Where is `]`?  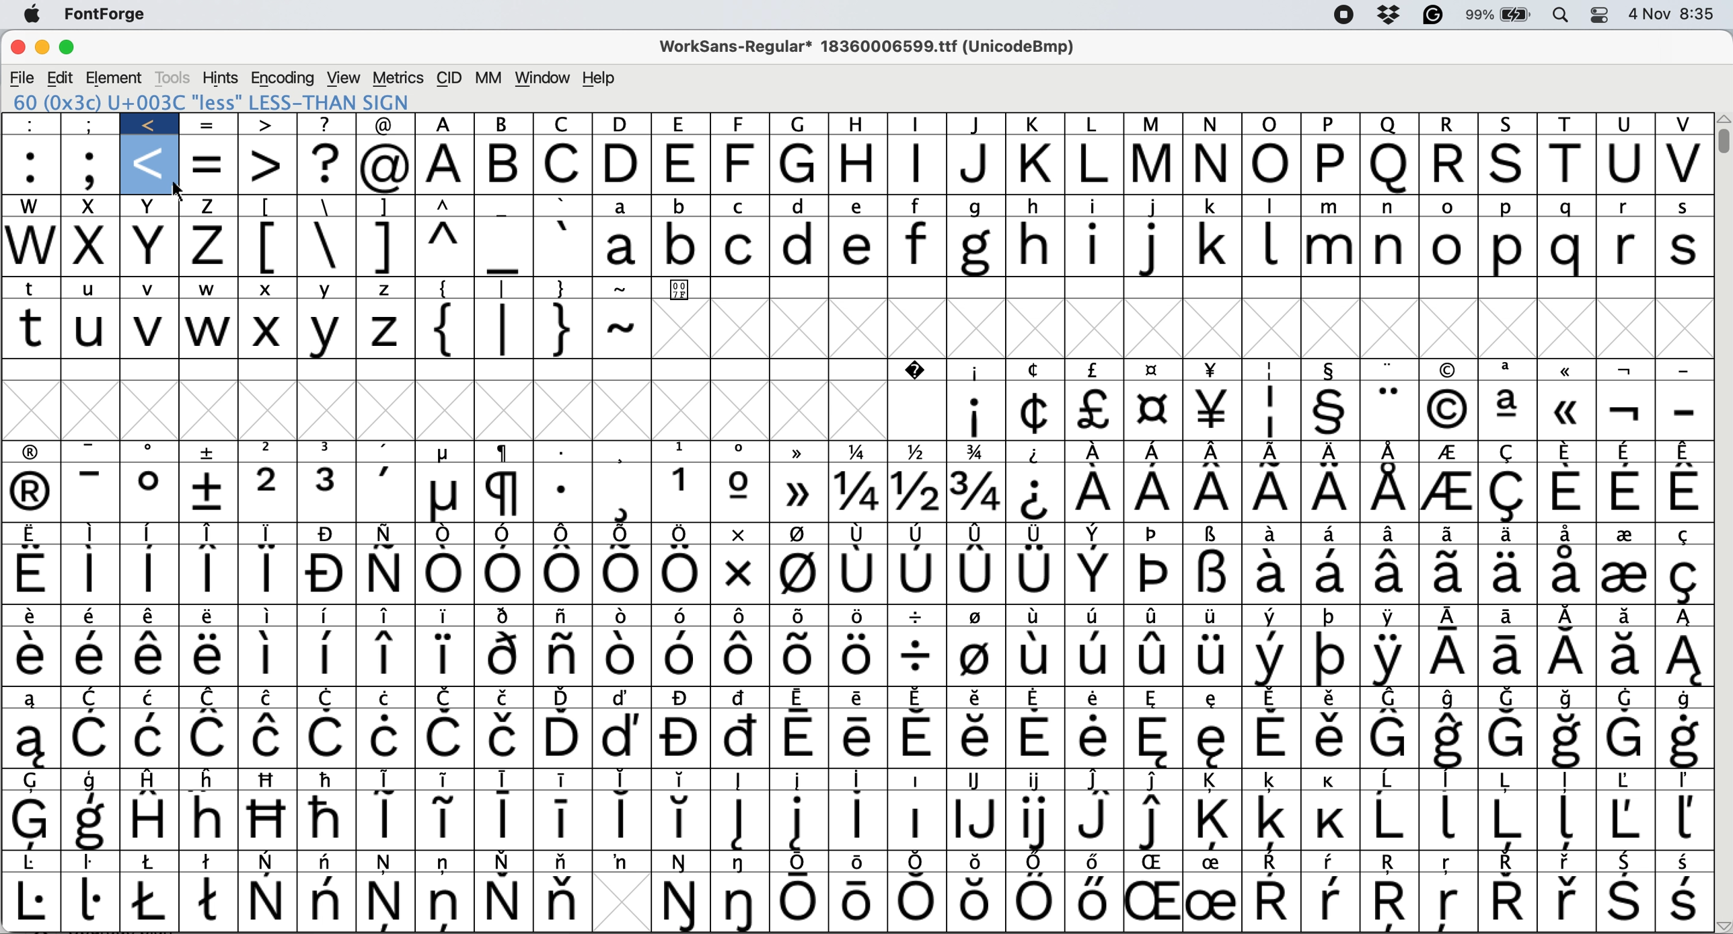 ] is located at coordinates (387, 207).